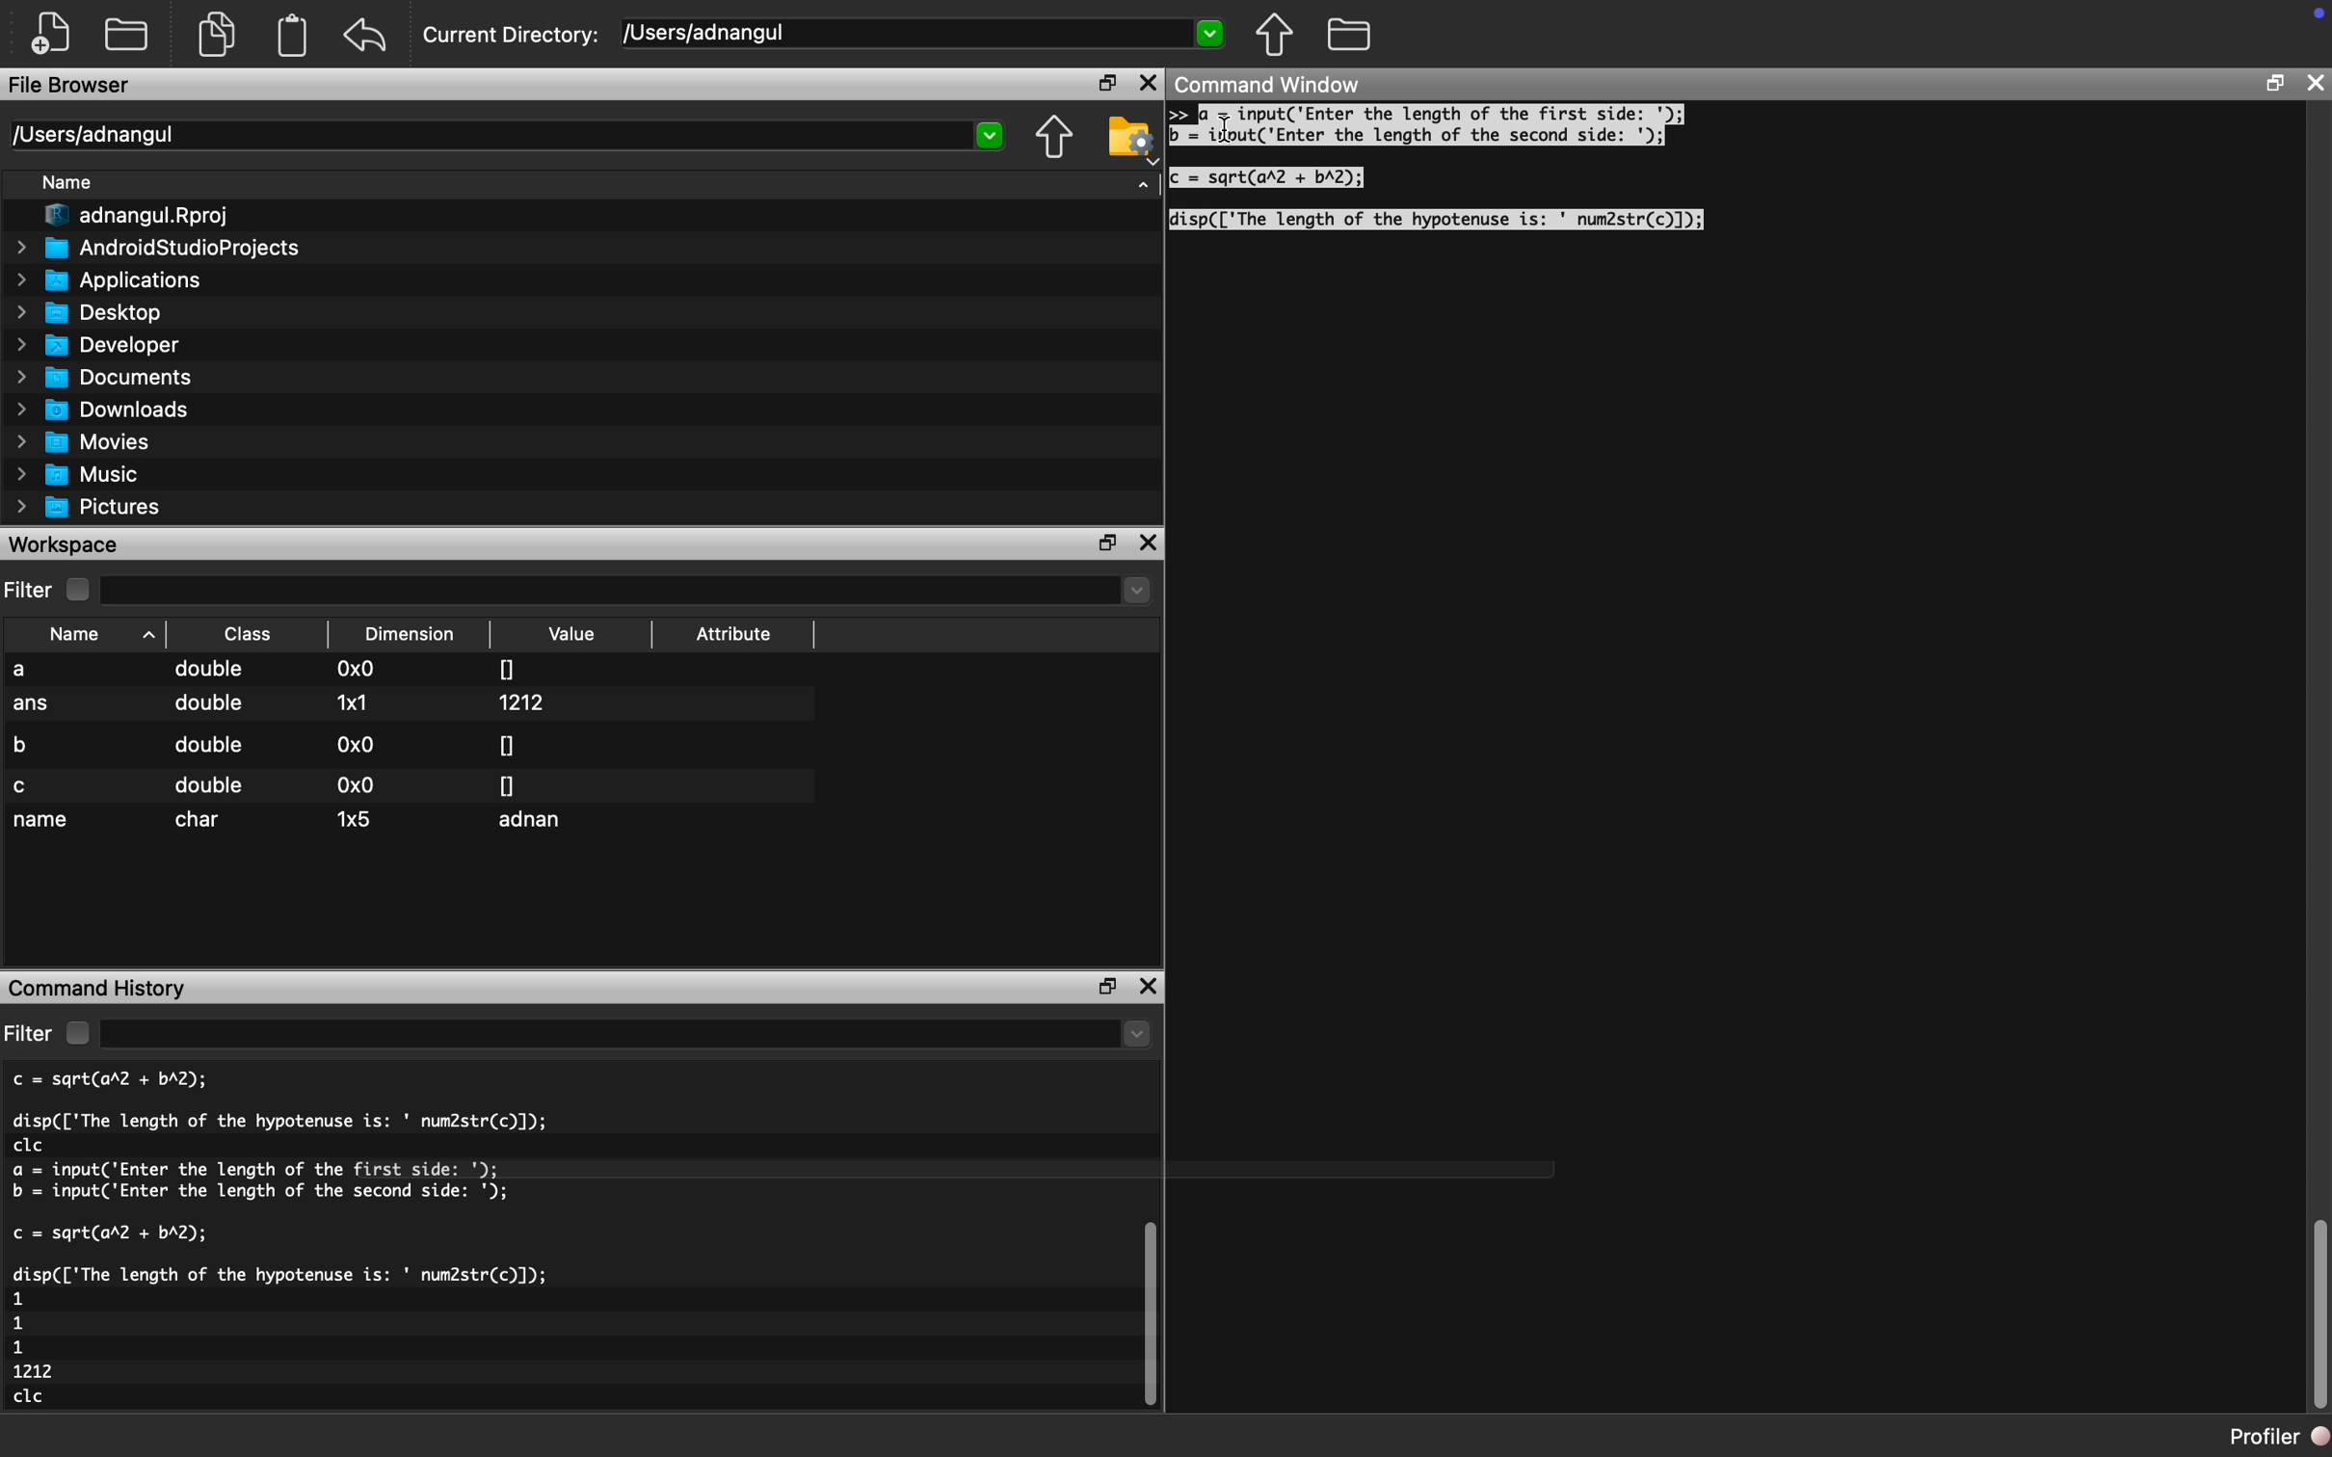 The image size is (2332, 1457). Describe the element at coordinates (629, 1035) in the screenshot. I see `dropdown` at that location.